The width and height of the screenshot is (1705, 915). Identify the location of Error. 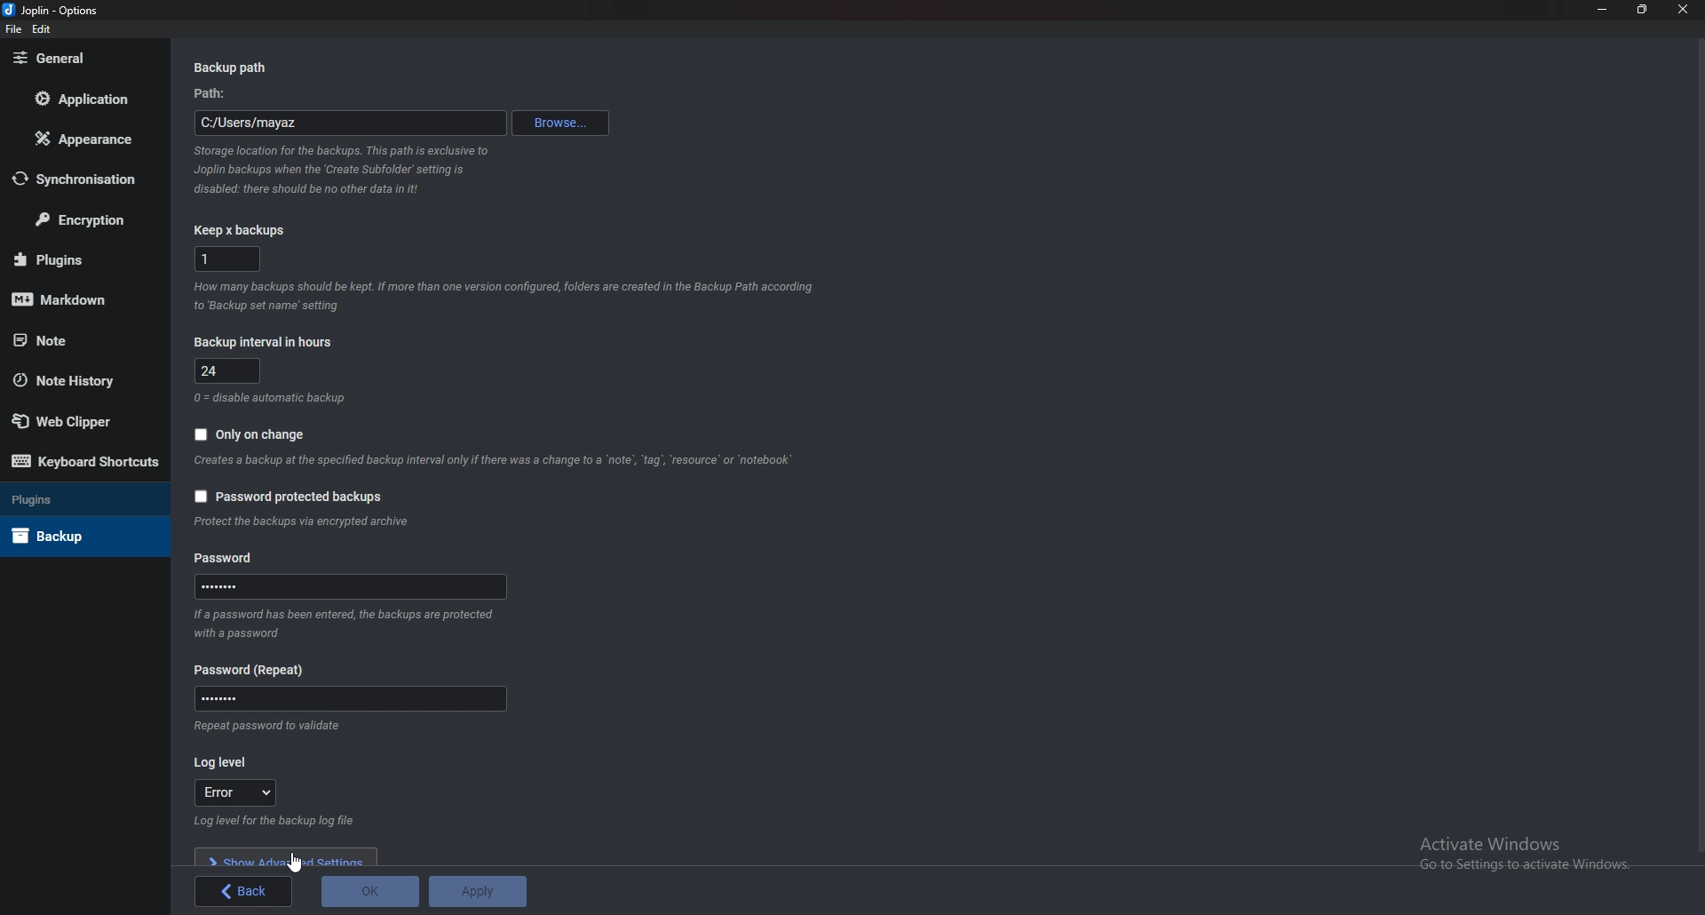
(238, 792).